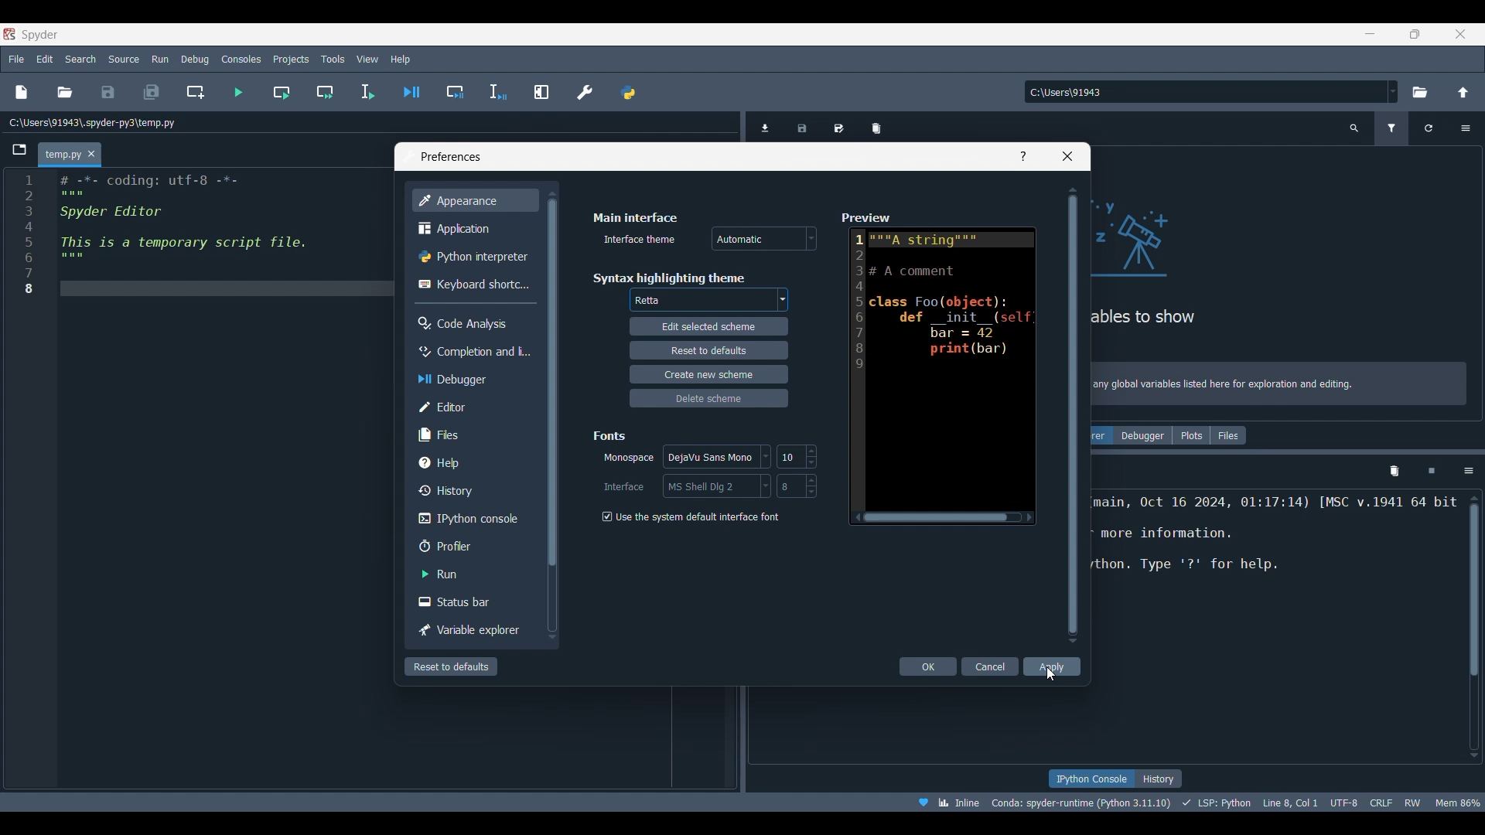 This screenshot has width=1485, height=835. I want to click on Toggle for system default interface font, so click(689, 517).